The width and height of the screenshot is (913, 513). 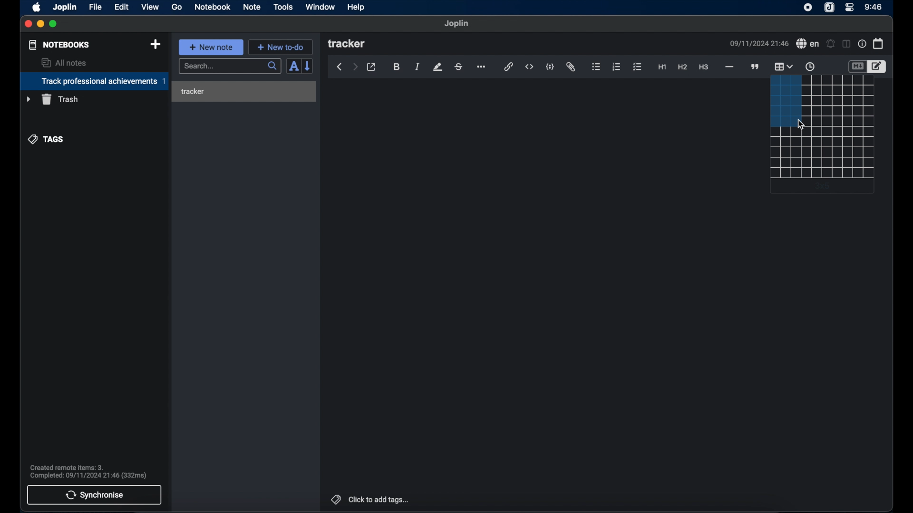 What do you see at coordinates (862, 44) in the screenshot?
I see `note properties` at bounding box center [862, 44].